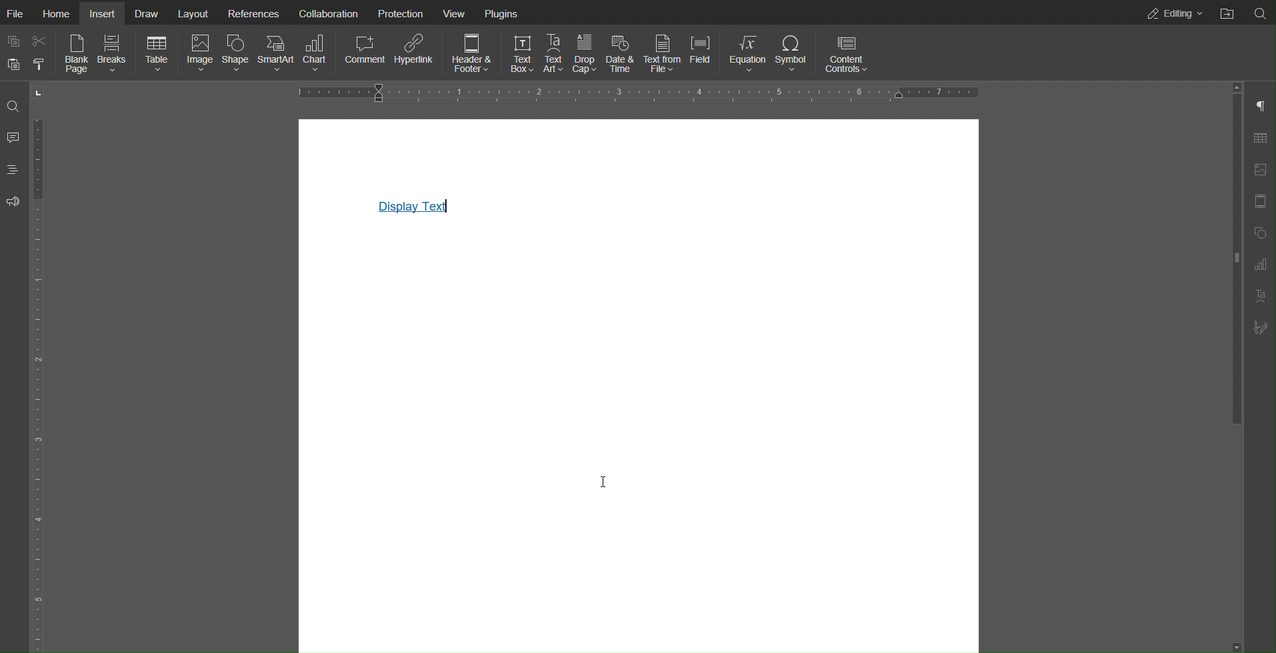  I want to click on slider, so click(1230, 282).